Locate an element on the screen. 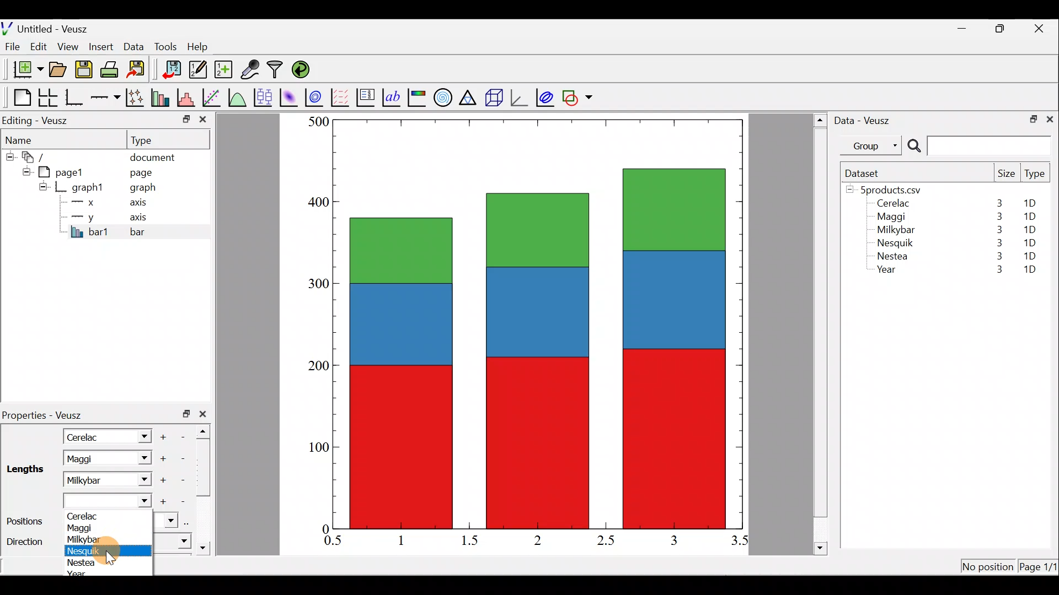  Histogram of a dataset is located at coordinates (189, 98).